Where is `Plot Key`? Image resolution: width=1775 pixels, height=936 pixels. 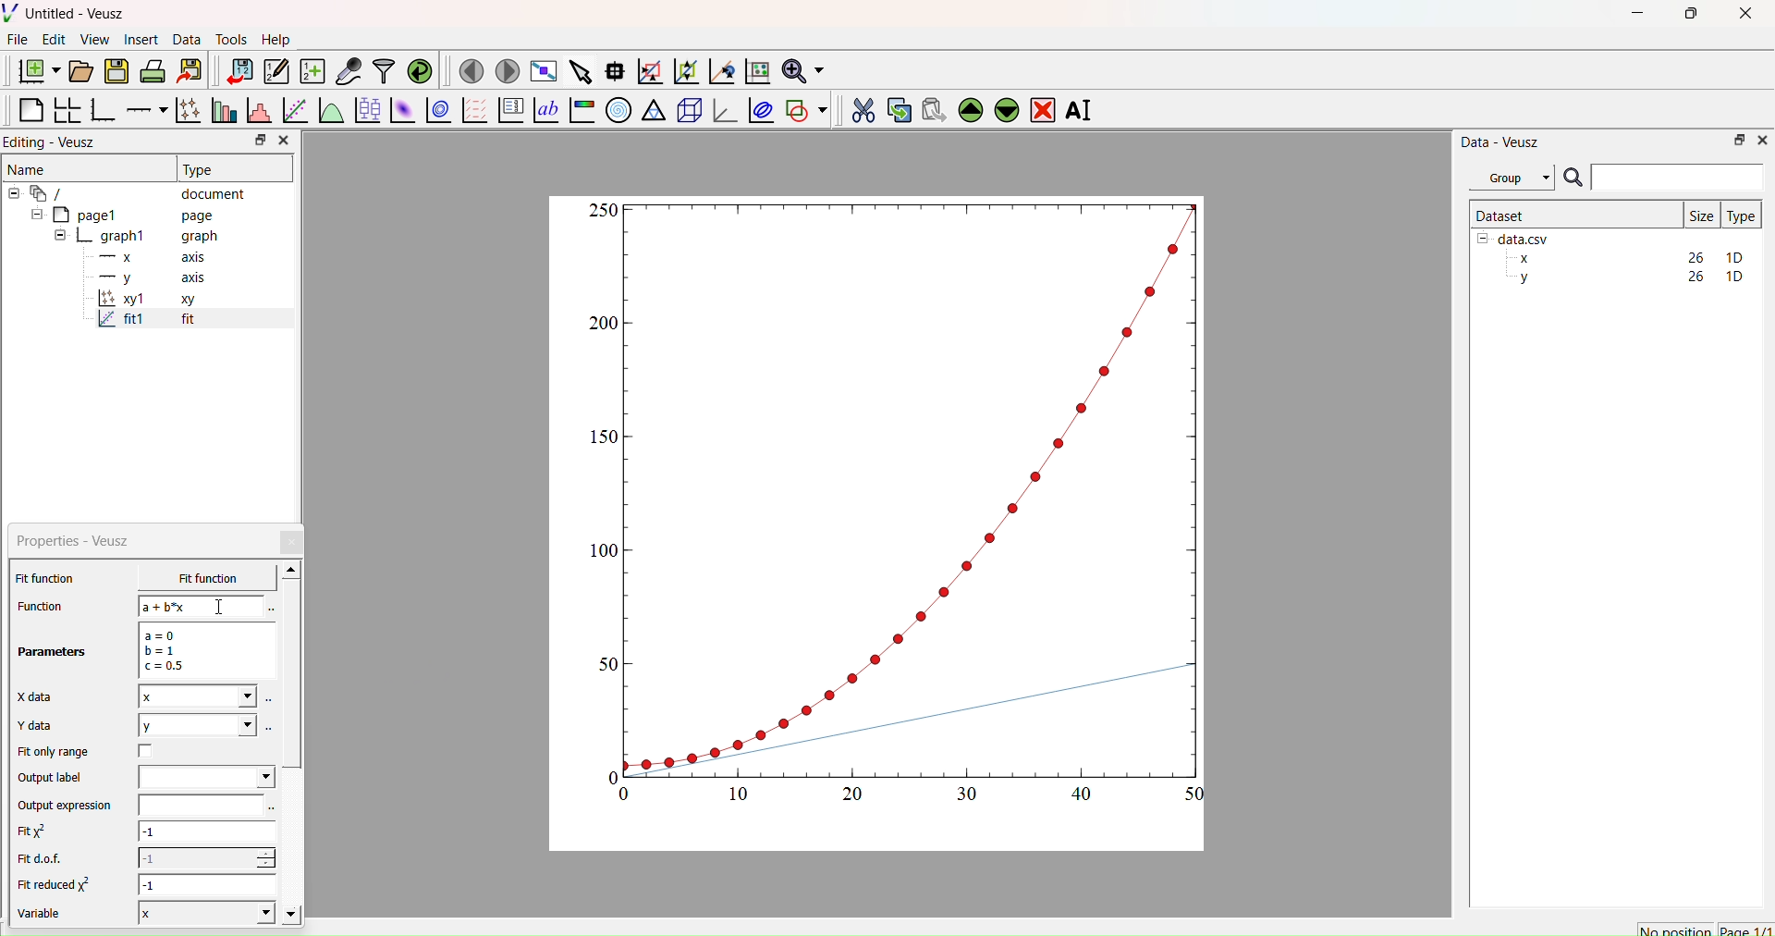 Plot Key is located at coordinates (510, 110).